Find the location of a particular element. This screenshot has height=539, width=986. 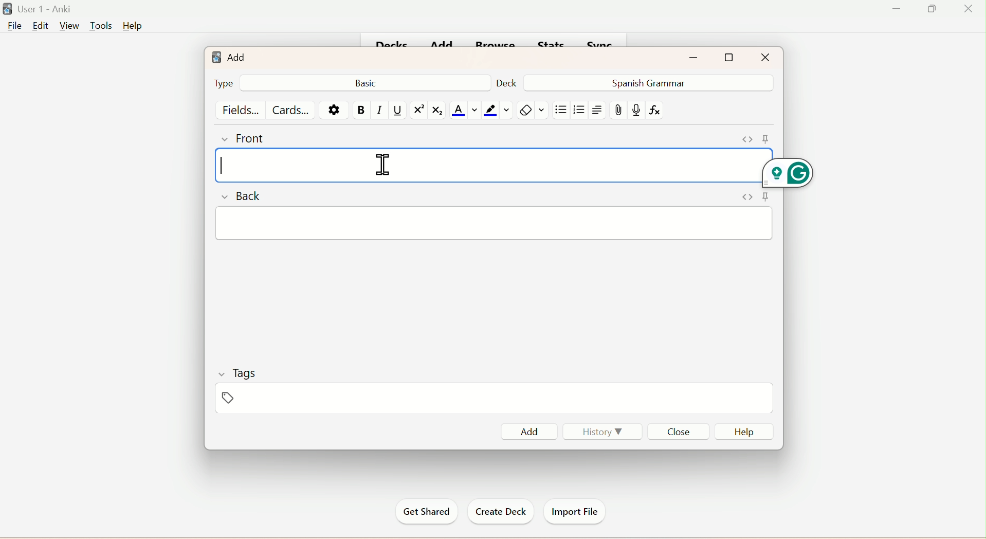

Minimize is located at coordinates (697, 56).